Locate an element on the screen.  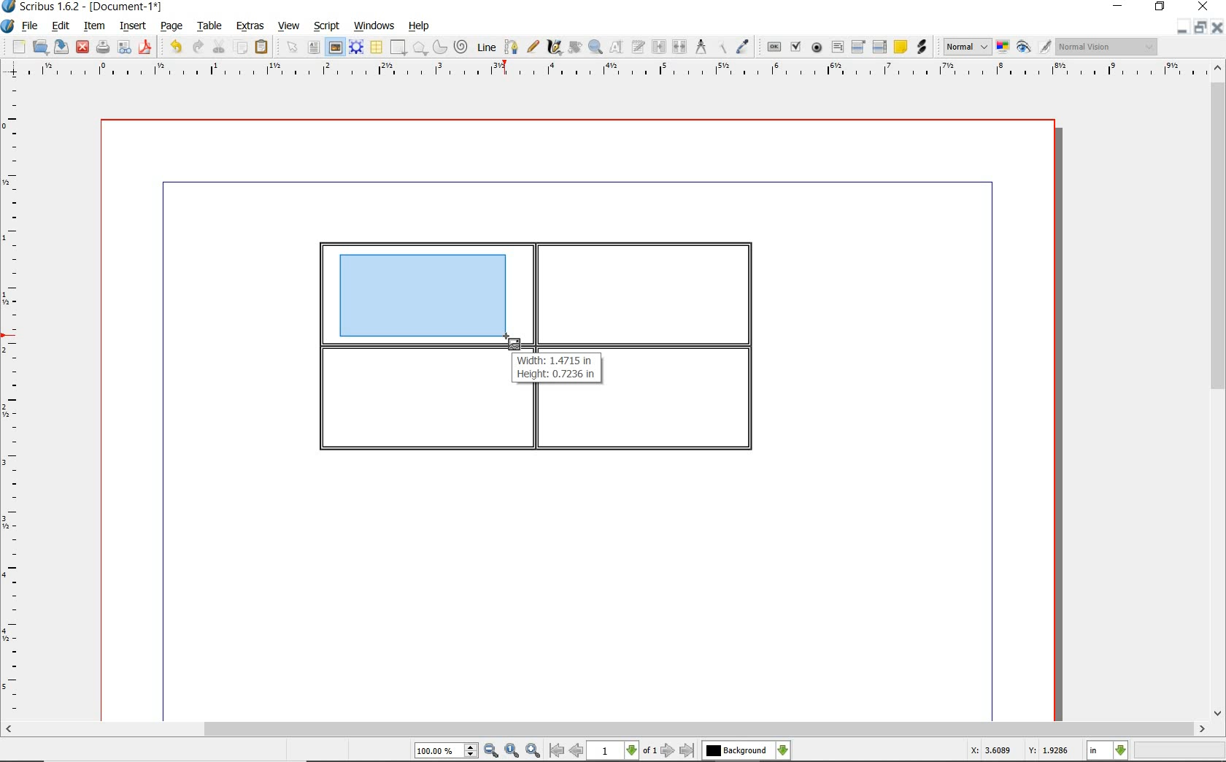
calligraphic line is located at coordinates (555, 47).